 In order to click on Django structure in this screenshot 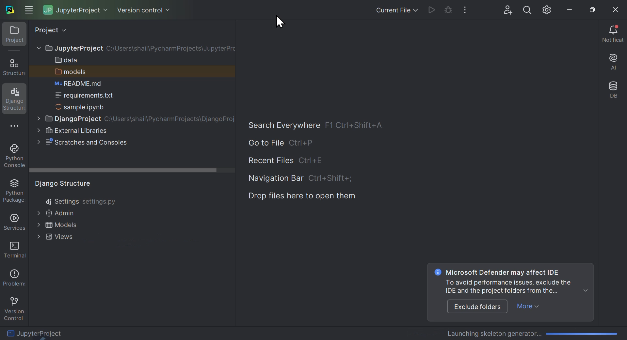, I will do `click(61, 184)`.